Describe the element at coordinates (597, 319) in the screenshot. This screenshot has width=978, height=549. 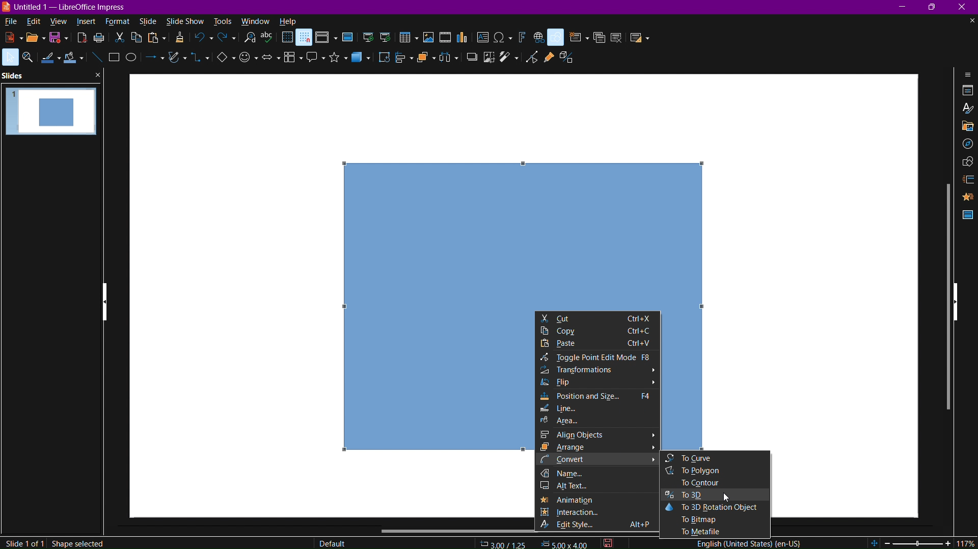
I see `Cut` at that location.